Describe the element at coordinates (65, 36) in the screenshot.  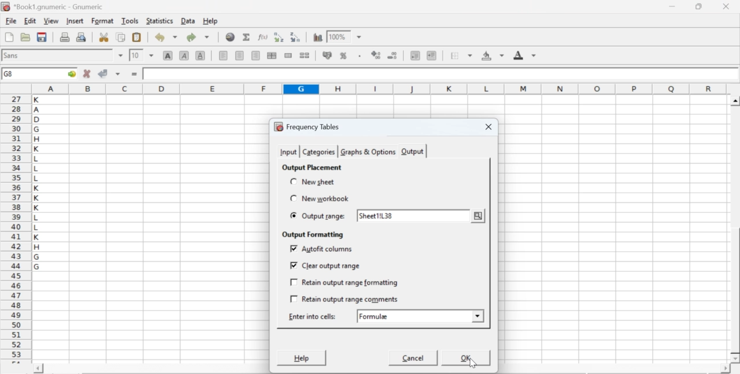
I see `print` at that location.